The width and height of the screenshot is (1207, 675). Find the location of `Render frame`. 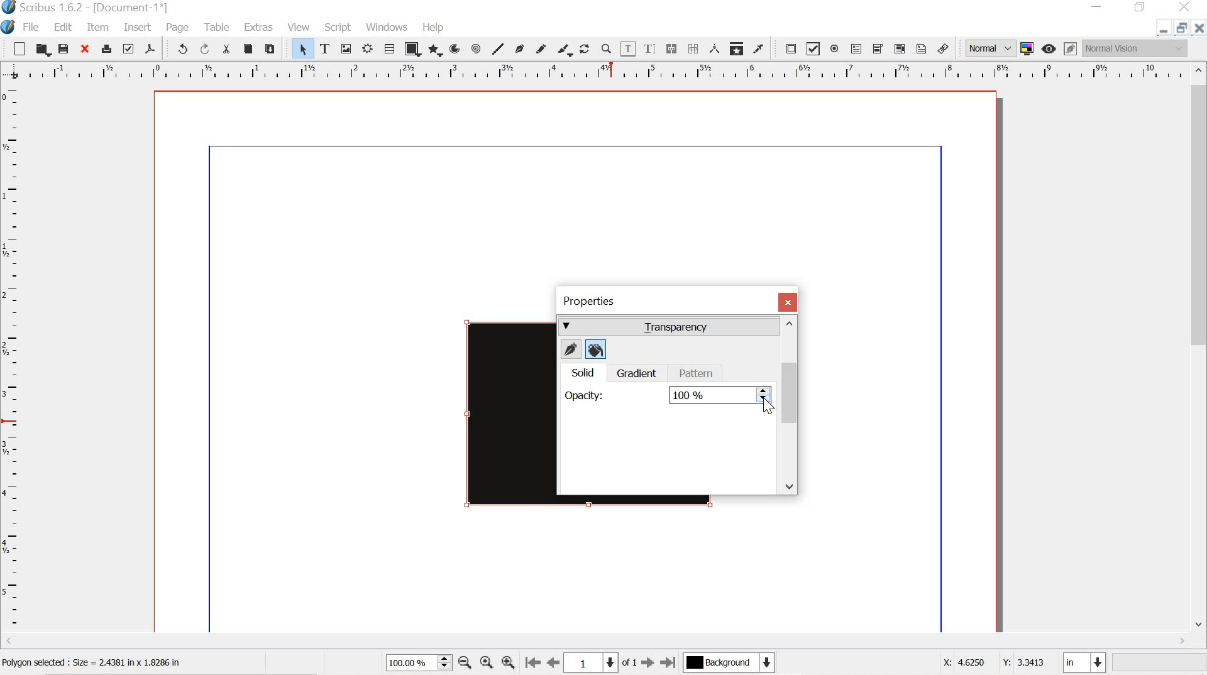

Render frame is located at coordinates (367, 49).